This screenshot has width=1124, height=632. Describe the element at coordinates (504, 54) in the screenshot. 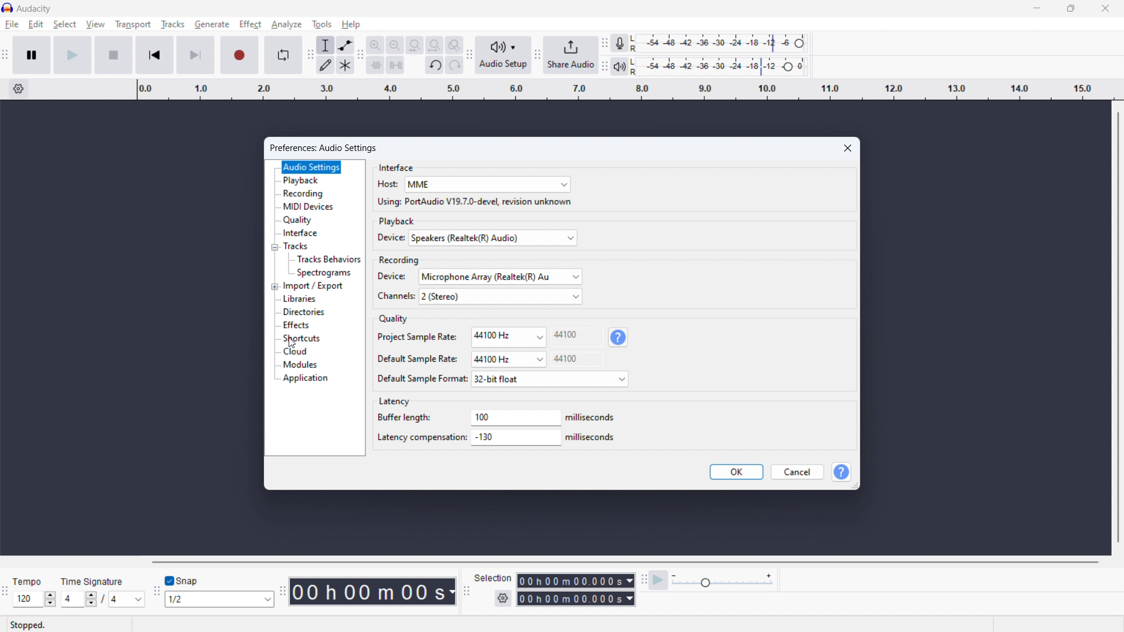

I see `audio setup` at that location.